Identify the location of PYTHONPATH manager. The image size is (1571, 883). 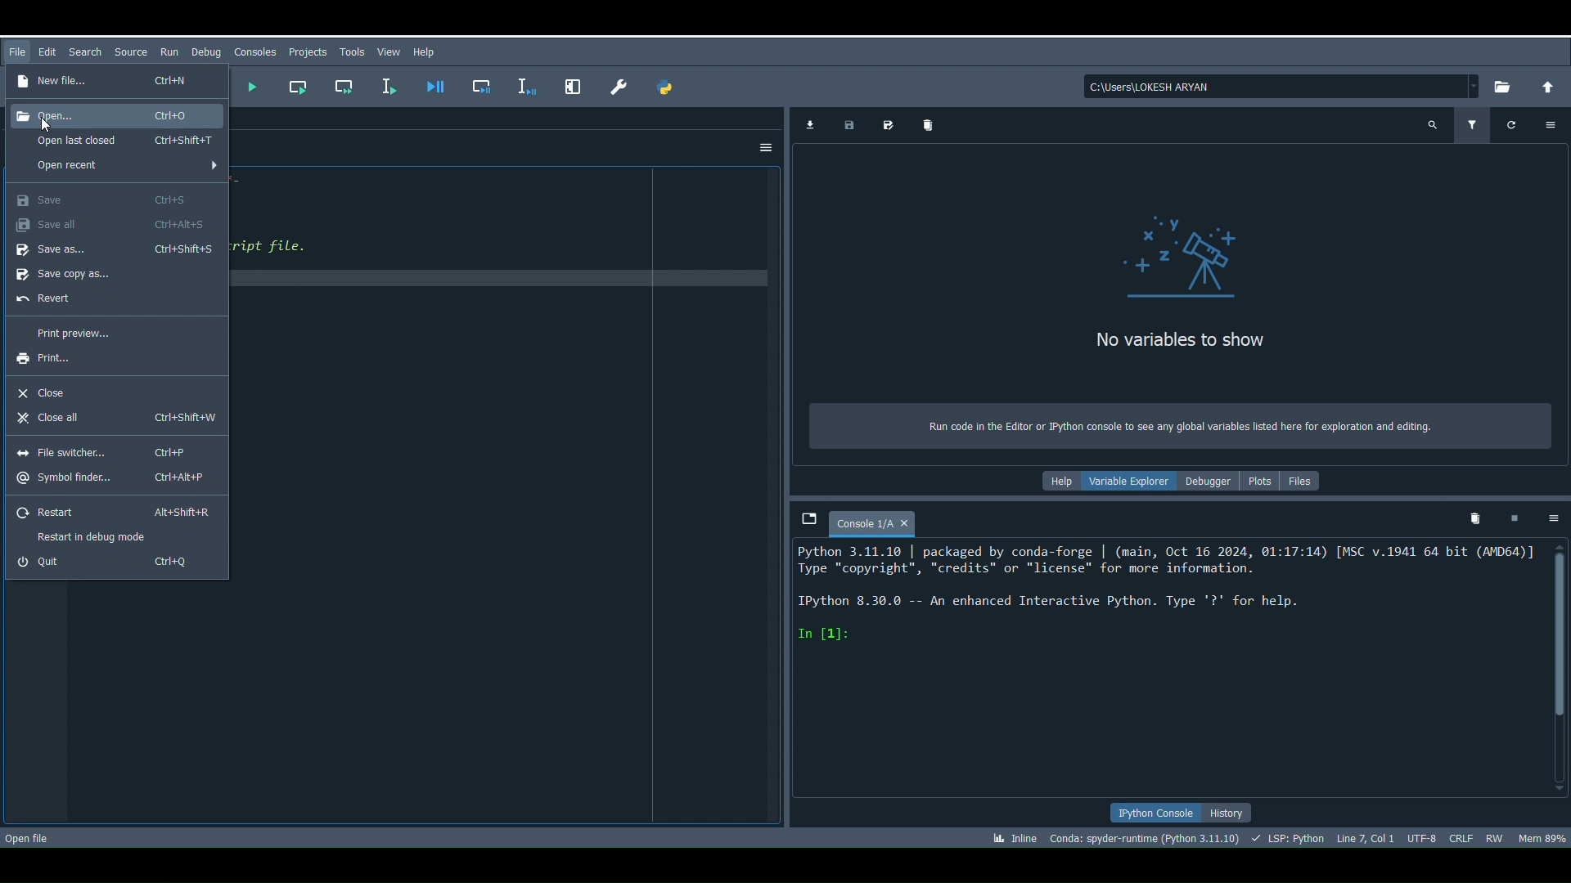
(664, 89).